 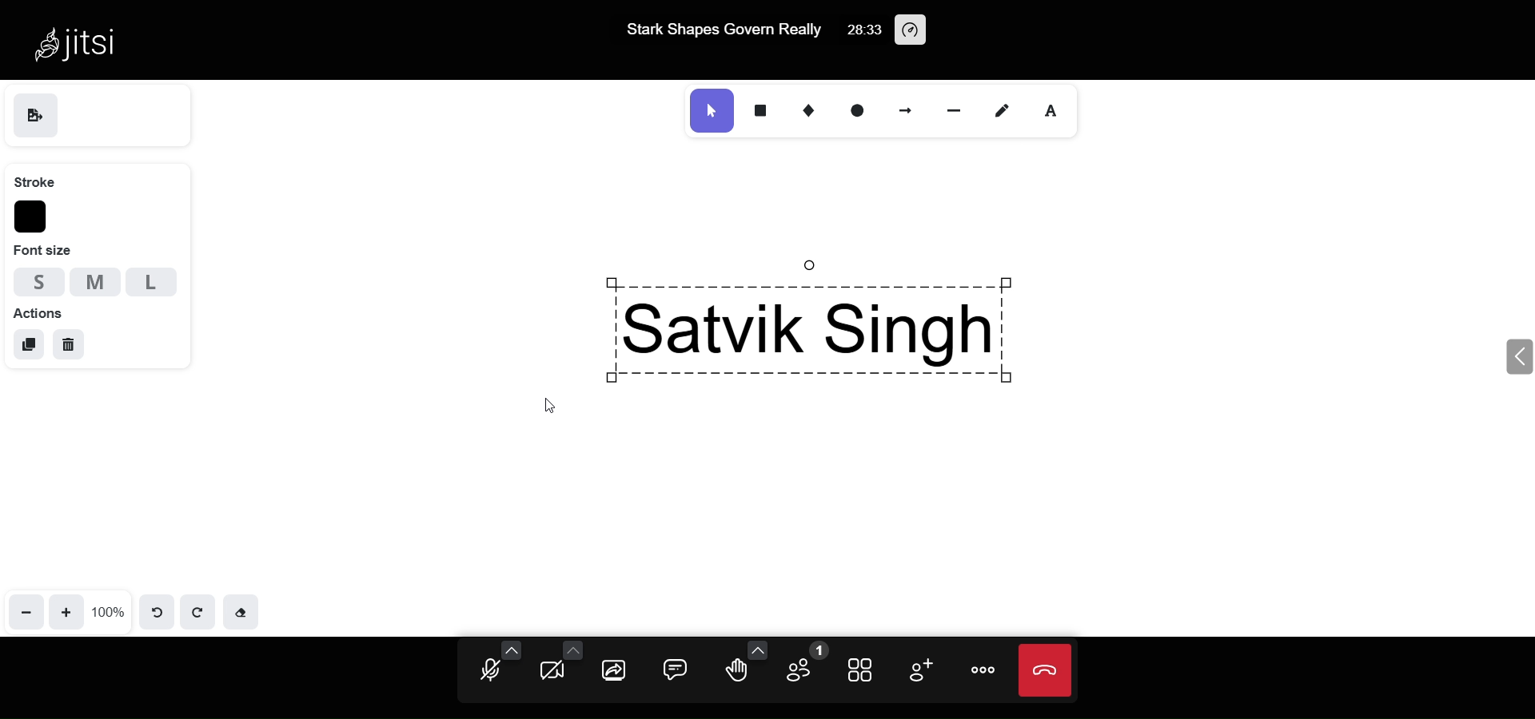 I want to click on raise hand, so click(x=737, y=674).